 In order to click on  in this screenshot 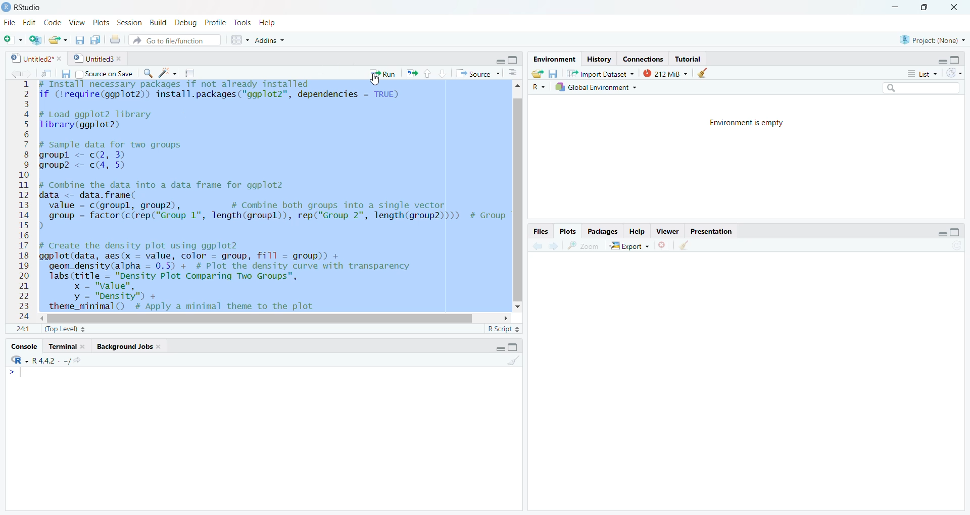, I will do `click(236, 39)`.